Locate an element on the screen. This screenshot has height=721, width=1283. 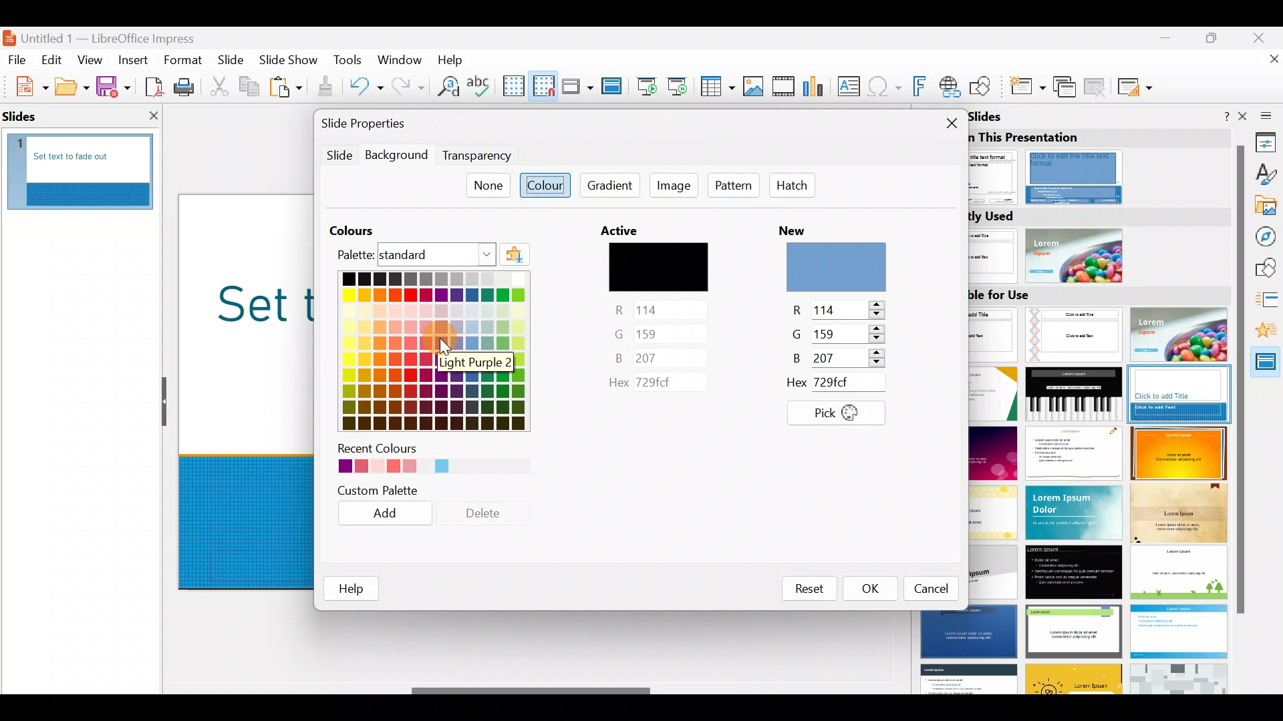
Slide is located at coordinates (232, 61).